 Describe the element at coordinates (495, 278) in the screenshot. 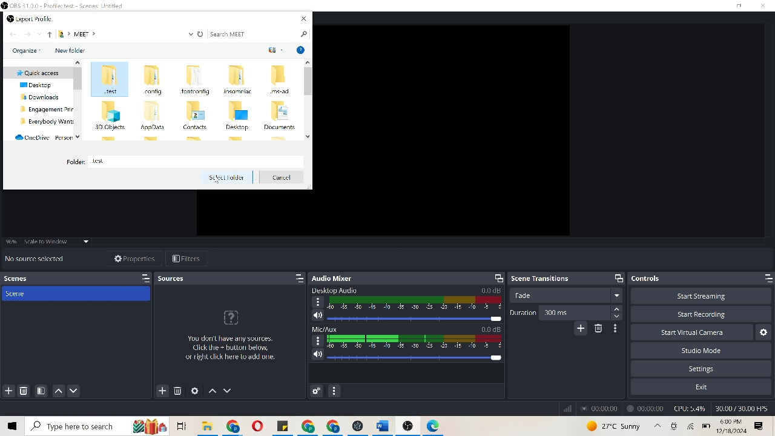

I see `screen resize` at that location.